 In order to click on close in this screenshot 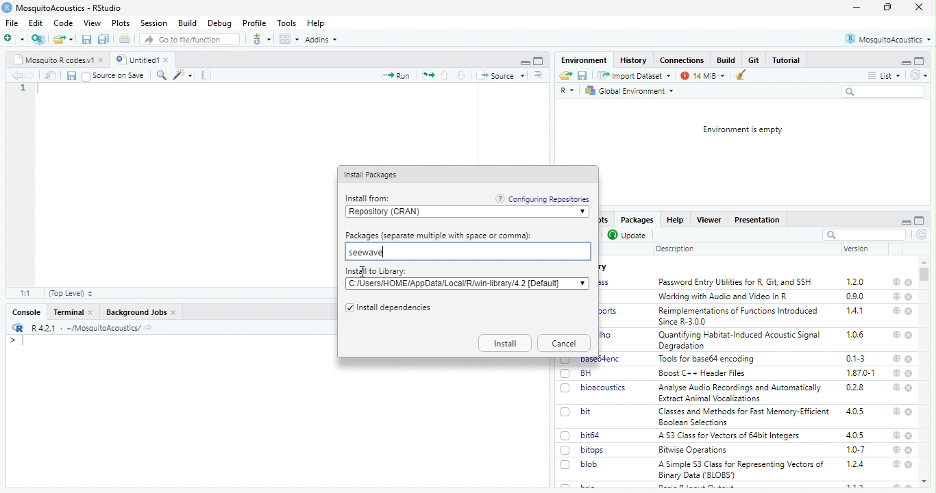, I will do `click(909, 436)`.